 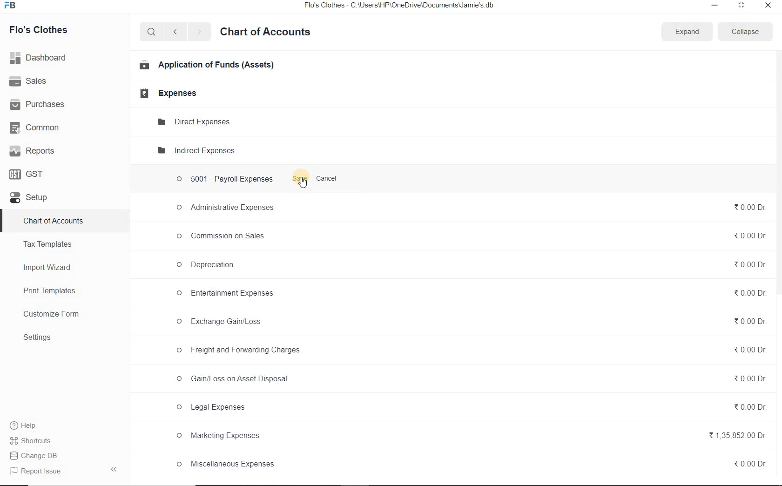 What do you see at coordinates (767, 7) in the screenshot?
I see `close` at bounding box center [767, 7].